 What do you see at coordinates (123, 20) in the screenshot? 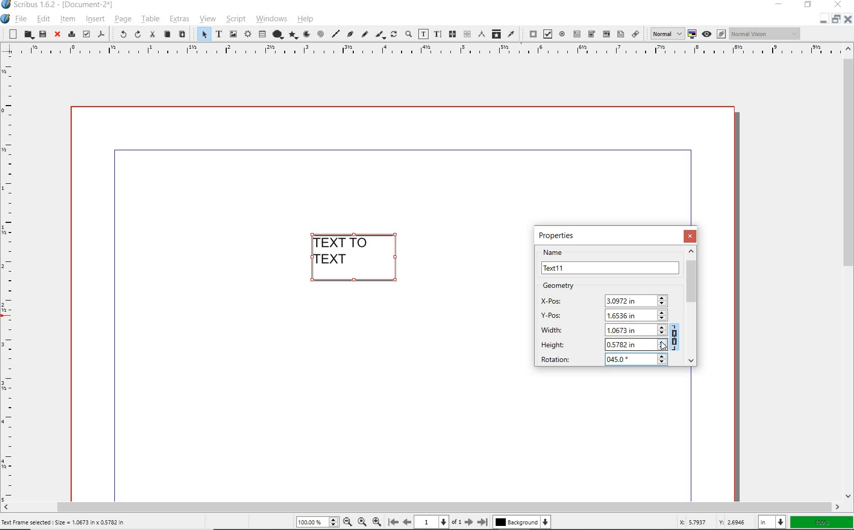
I see `page` at bounding box center [123, 20].